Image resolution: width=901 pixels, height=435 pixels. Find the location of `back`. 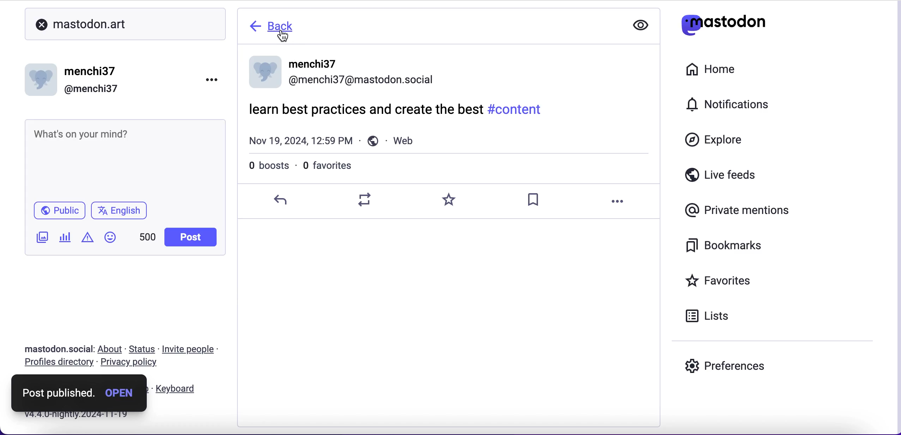

back is located at coordinates (279, 25).